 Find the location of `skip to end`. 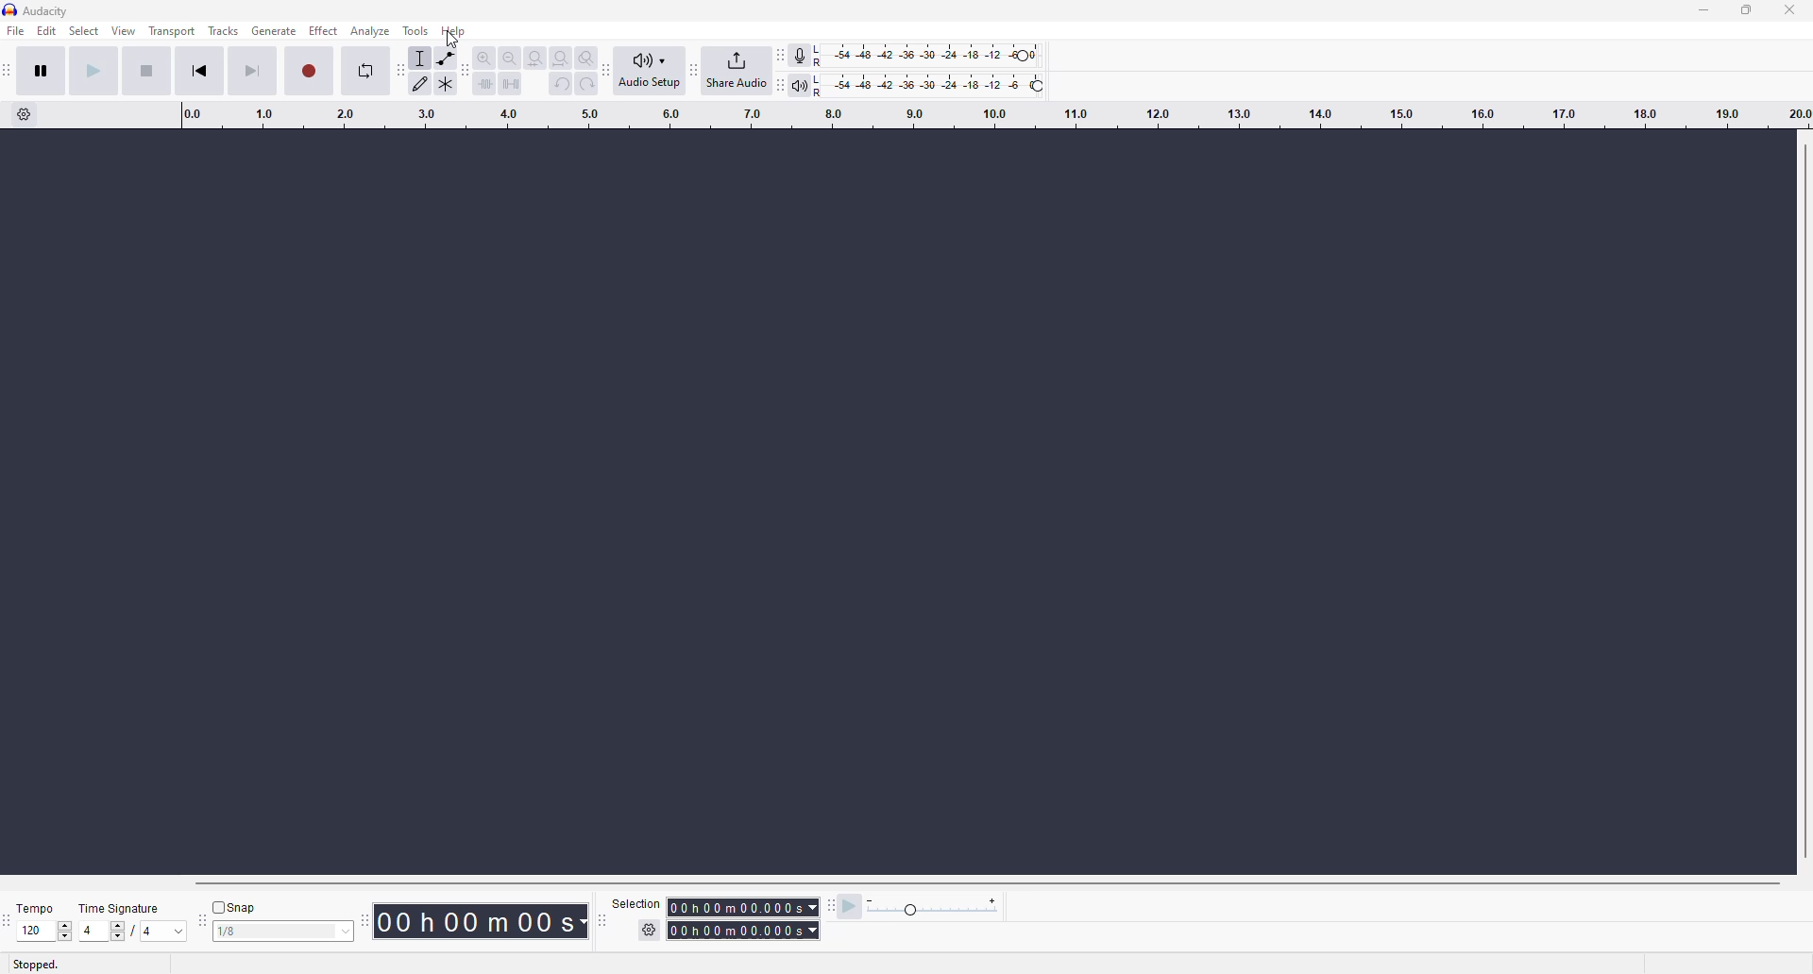

skip to end is located at coordinates (252, 70).